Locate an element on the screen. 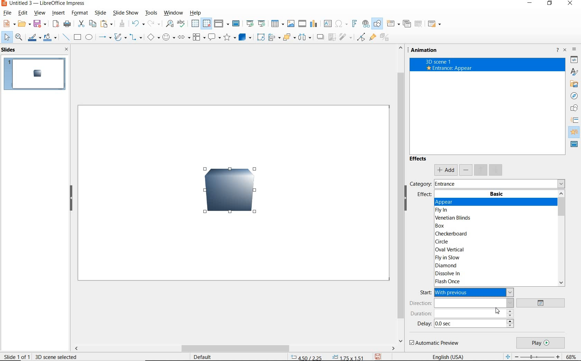 This screenshot has width=581, height=361. slide 1 of 1 is located at coordinates (17, 356).